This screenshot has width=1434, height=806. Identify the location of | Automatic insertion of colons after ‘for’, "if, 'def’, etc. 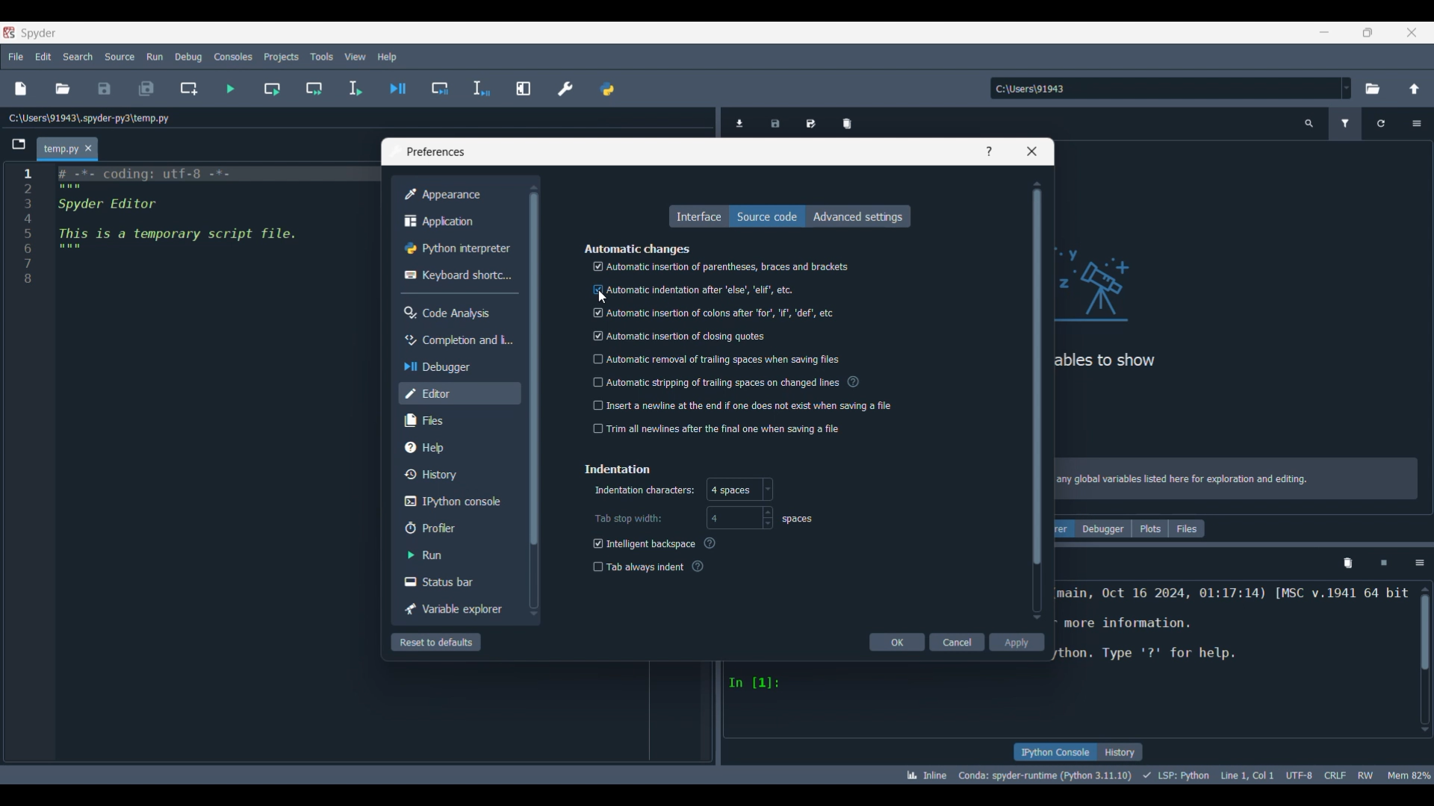
(715, 314).